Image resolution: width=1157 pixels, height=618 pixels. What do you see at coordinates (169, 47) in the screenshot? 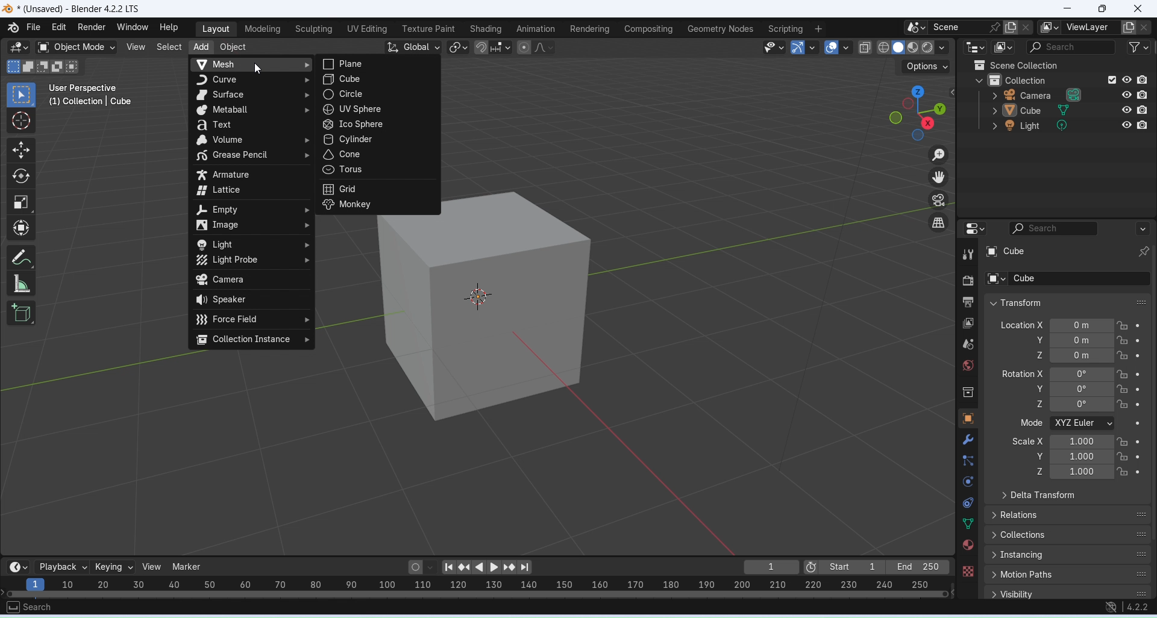
I see `Select` at bounding box center [169, 47].